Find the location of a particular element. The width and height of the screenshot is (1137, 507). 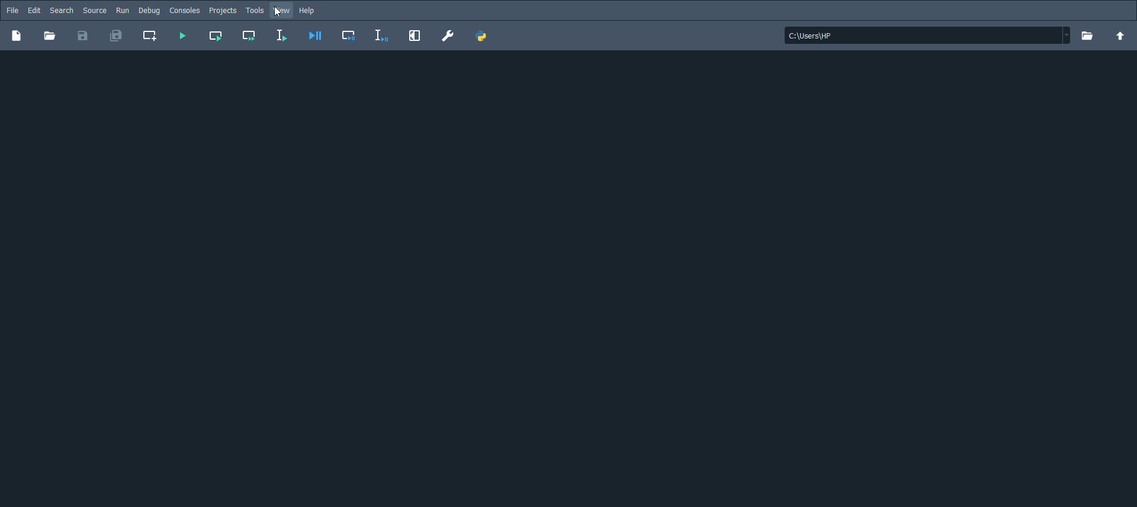

Tools is located at coordinates (255, 11).